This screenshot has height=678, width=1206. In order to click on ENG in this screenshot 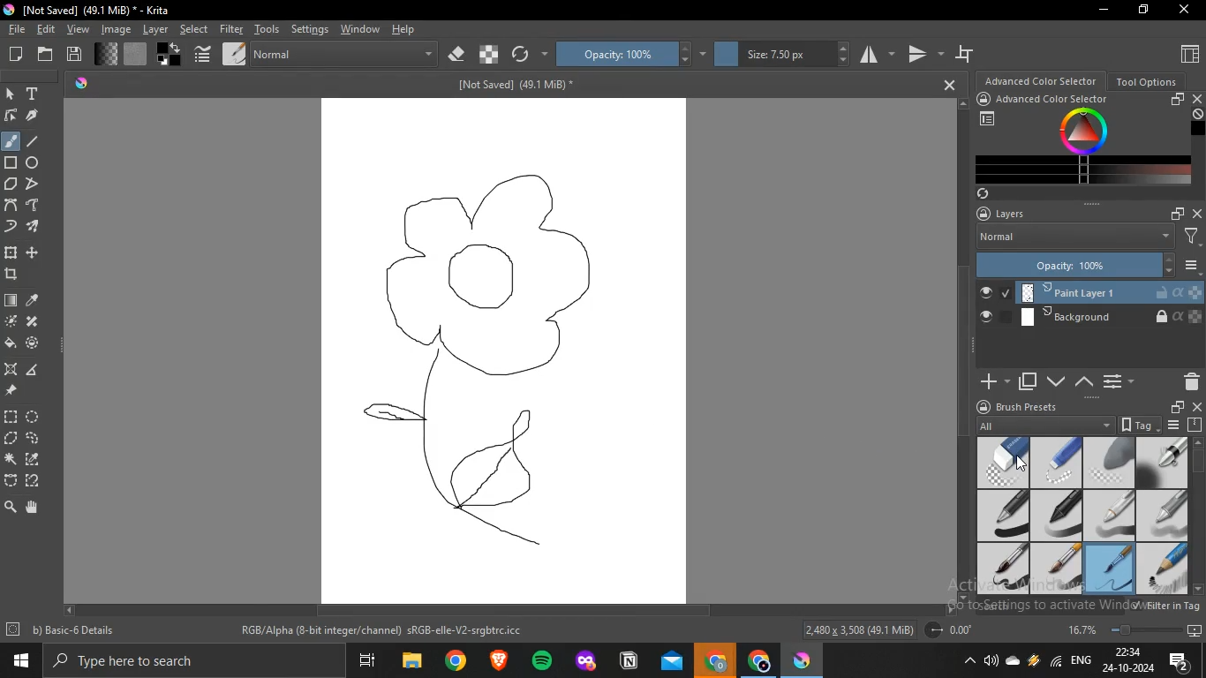, I will do `click(1080, 659)`.